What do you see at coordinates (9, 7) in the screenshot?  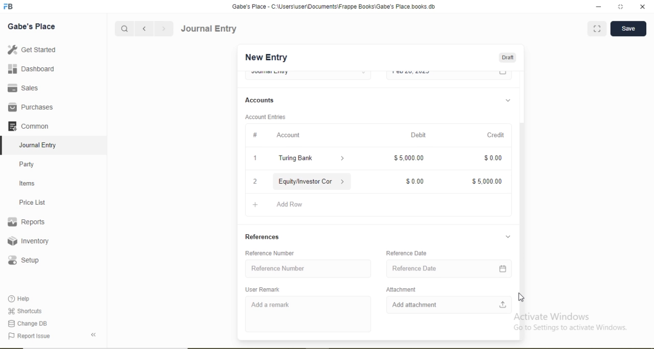 I see `Logo` at bounding box center [9, 7].